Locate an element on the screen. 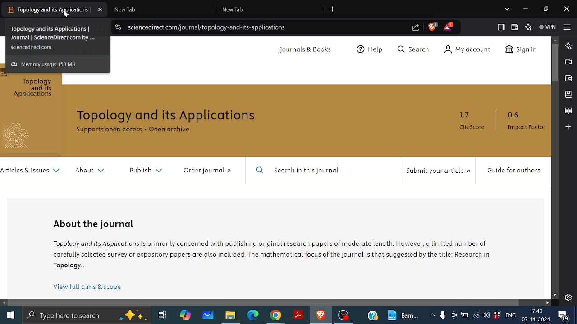  Site information is located at coordinates (118, 27).